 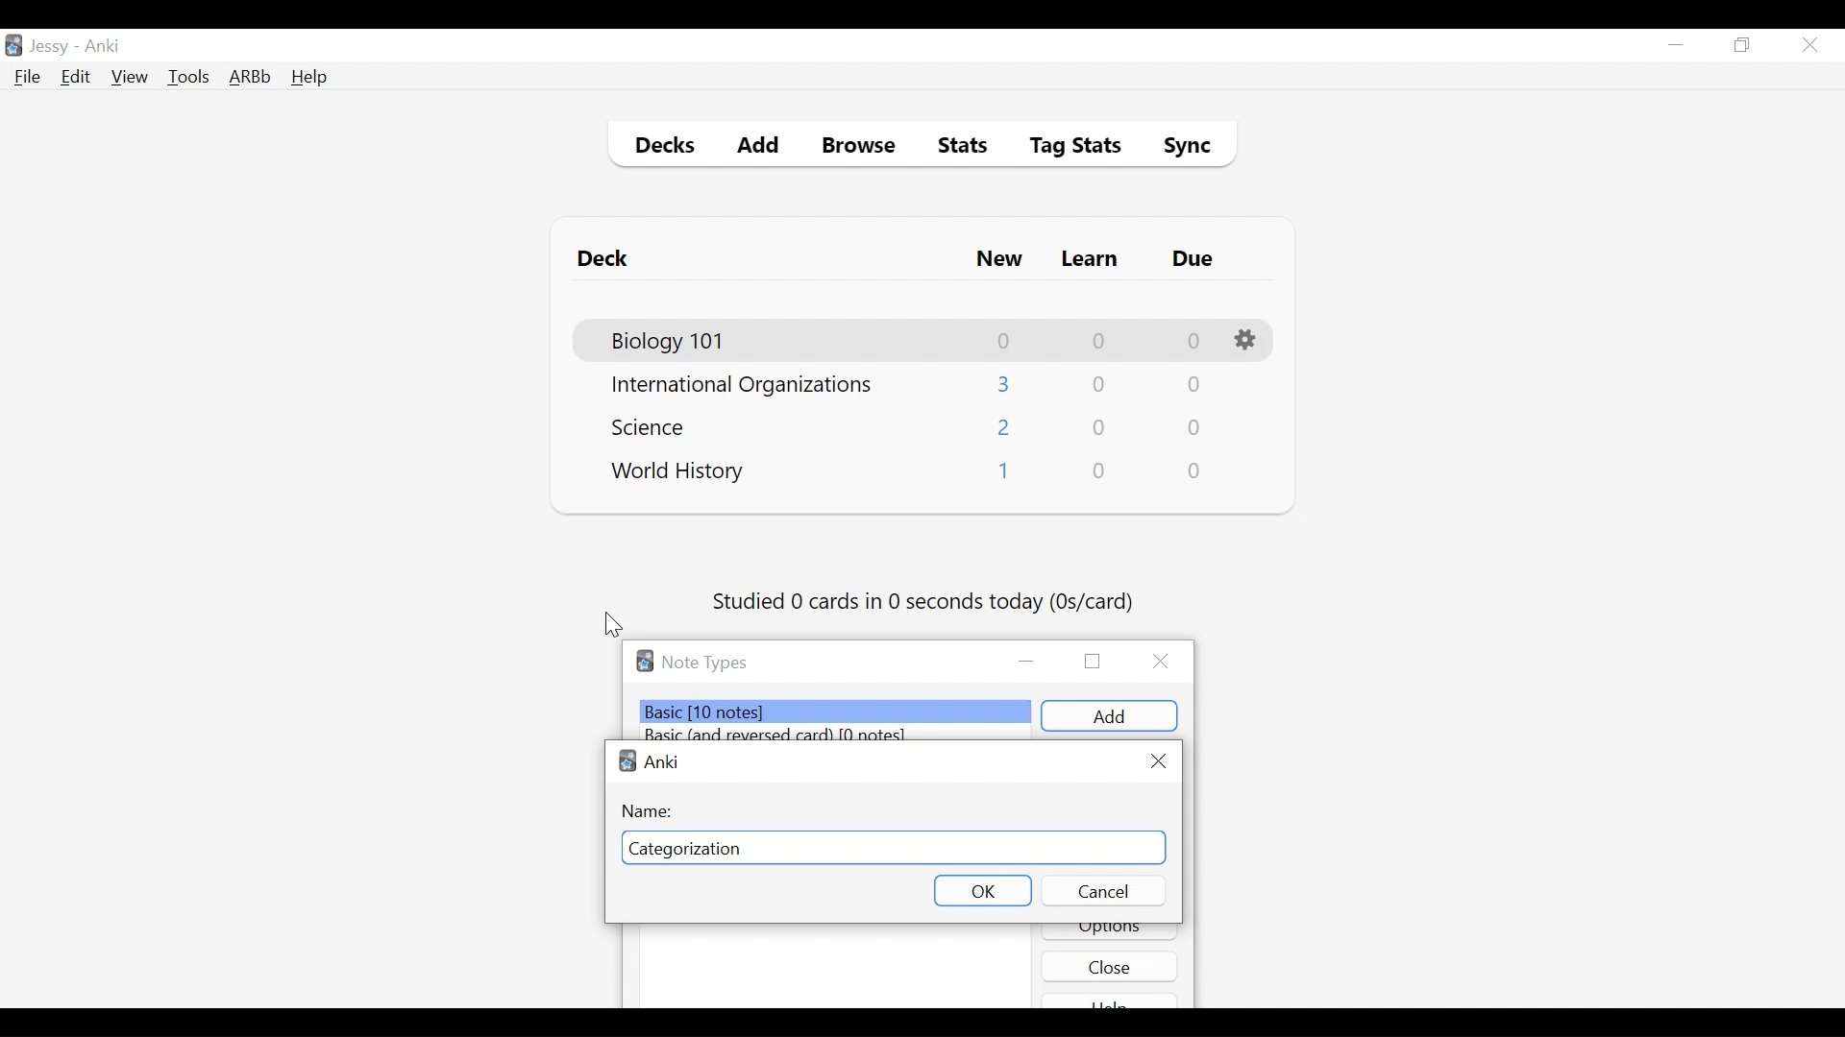 I want to click on , so click(x=1100, y=471).